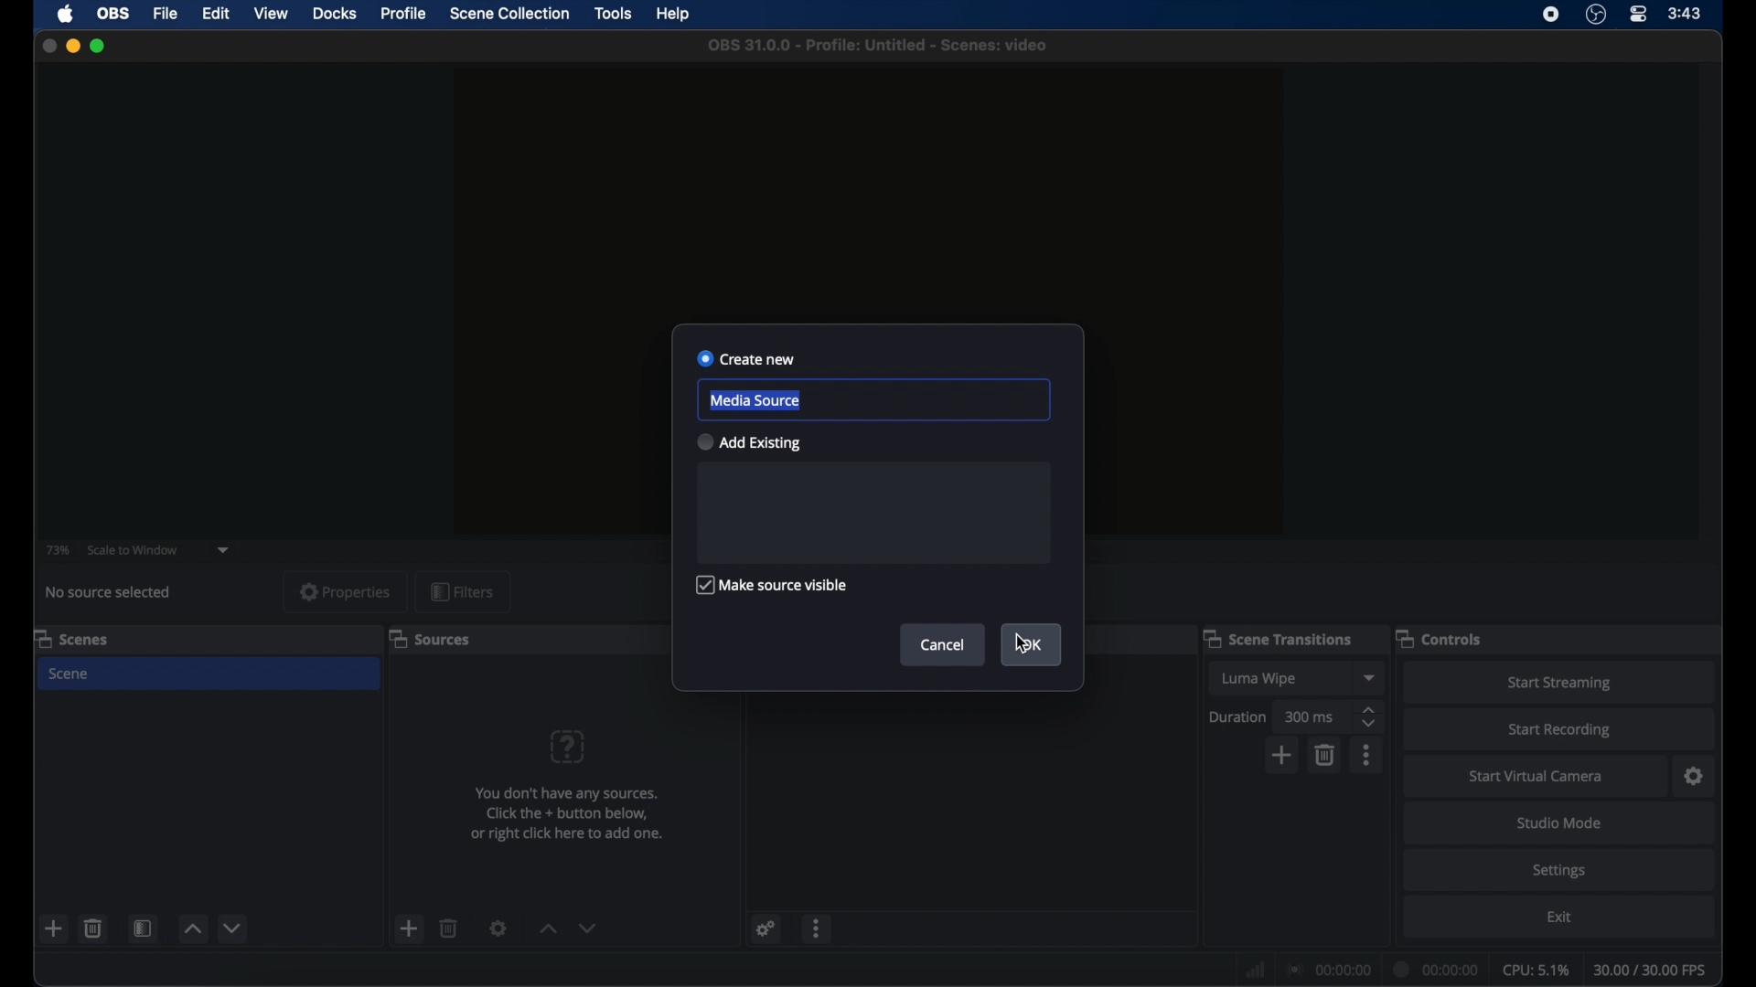  Describe the element at coordinates (818, 928) in the screenshot. I see `more options` at that location.